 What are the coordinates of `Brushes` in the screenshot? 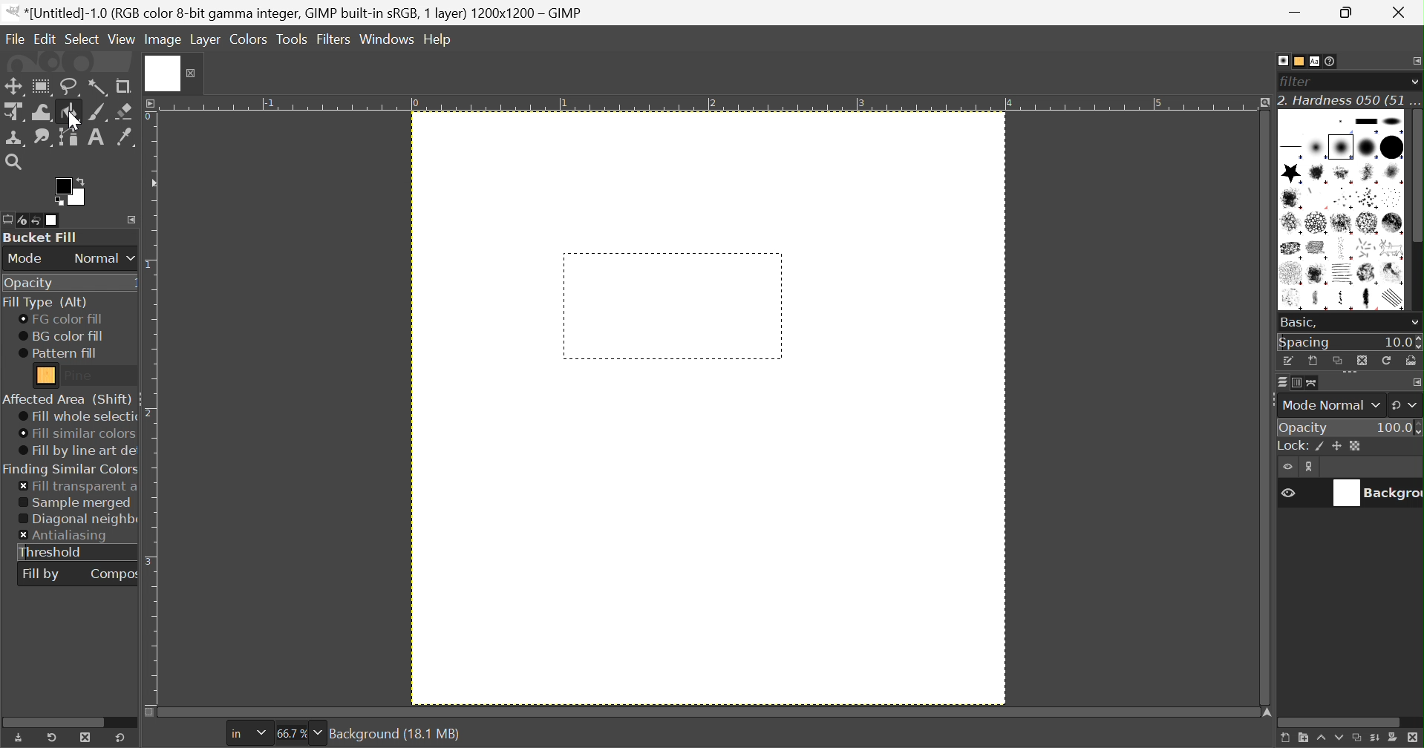 It's located at (1282, 60).